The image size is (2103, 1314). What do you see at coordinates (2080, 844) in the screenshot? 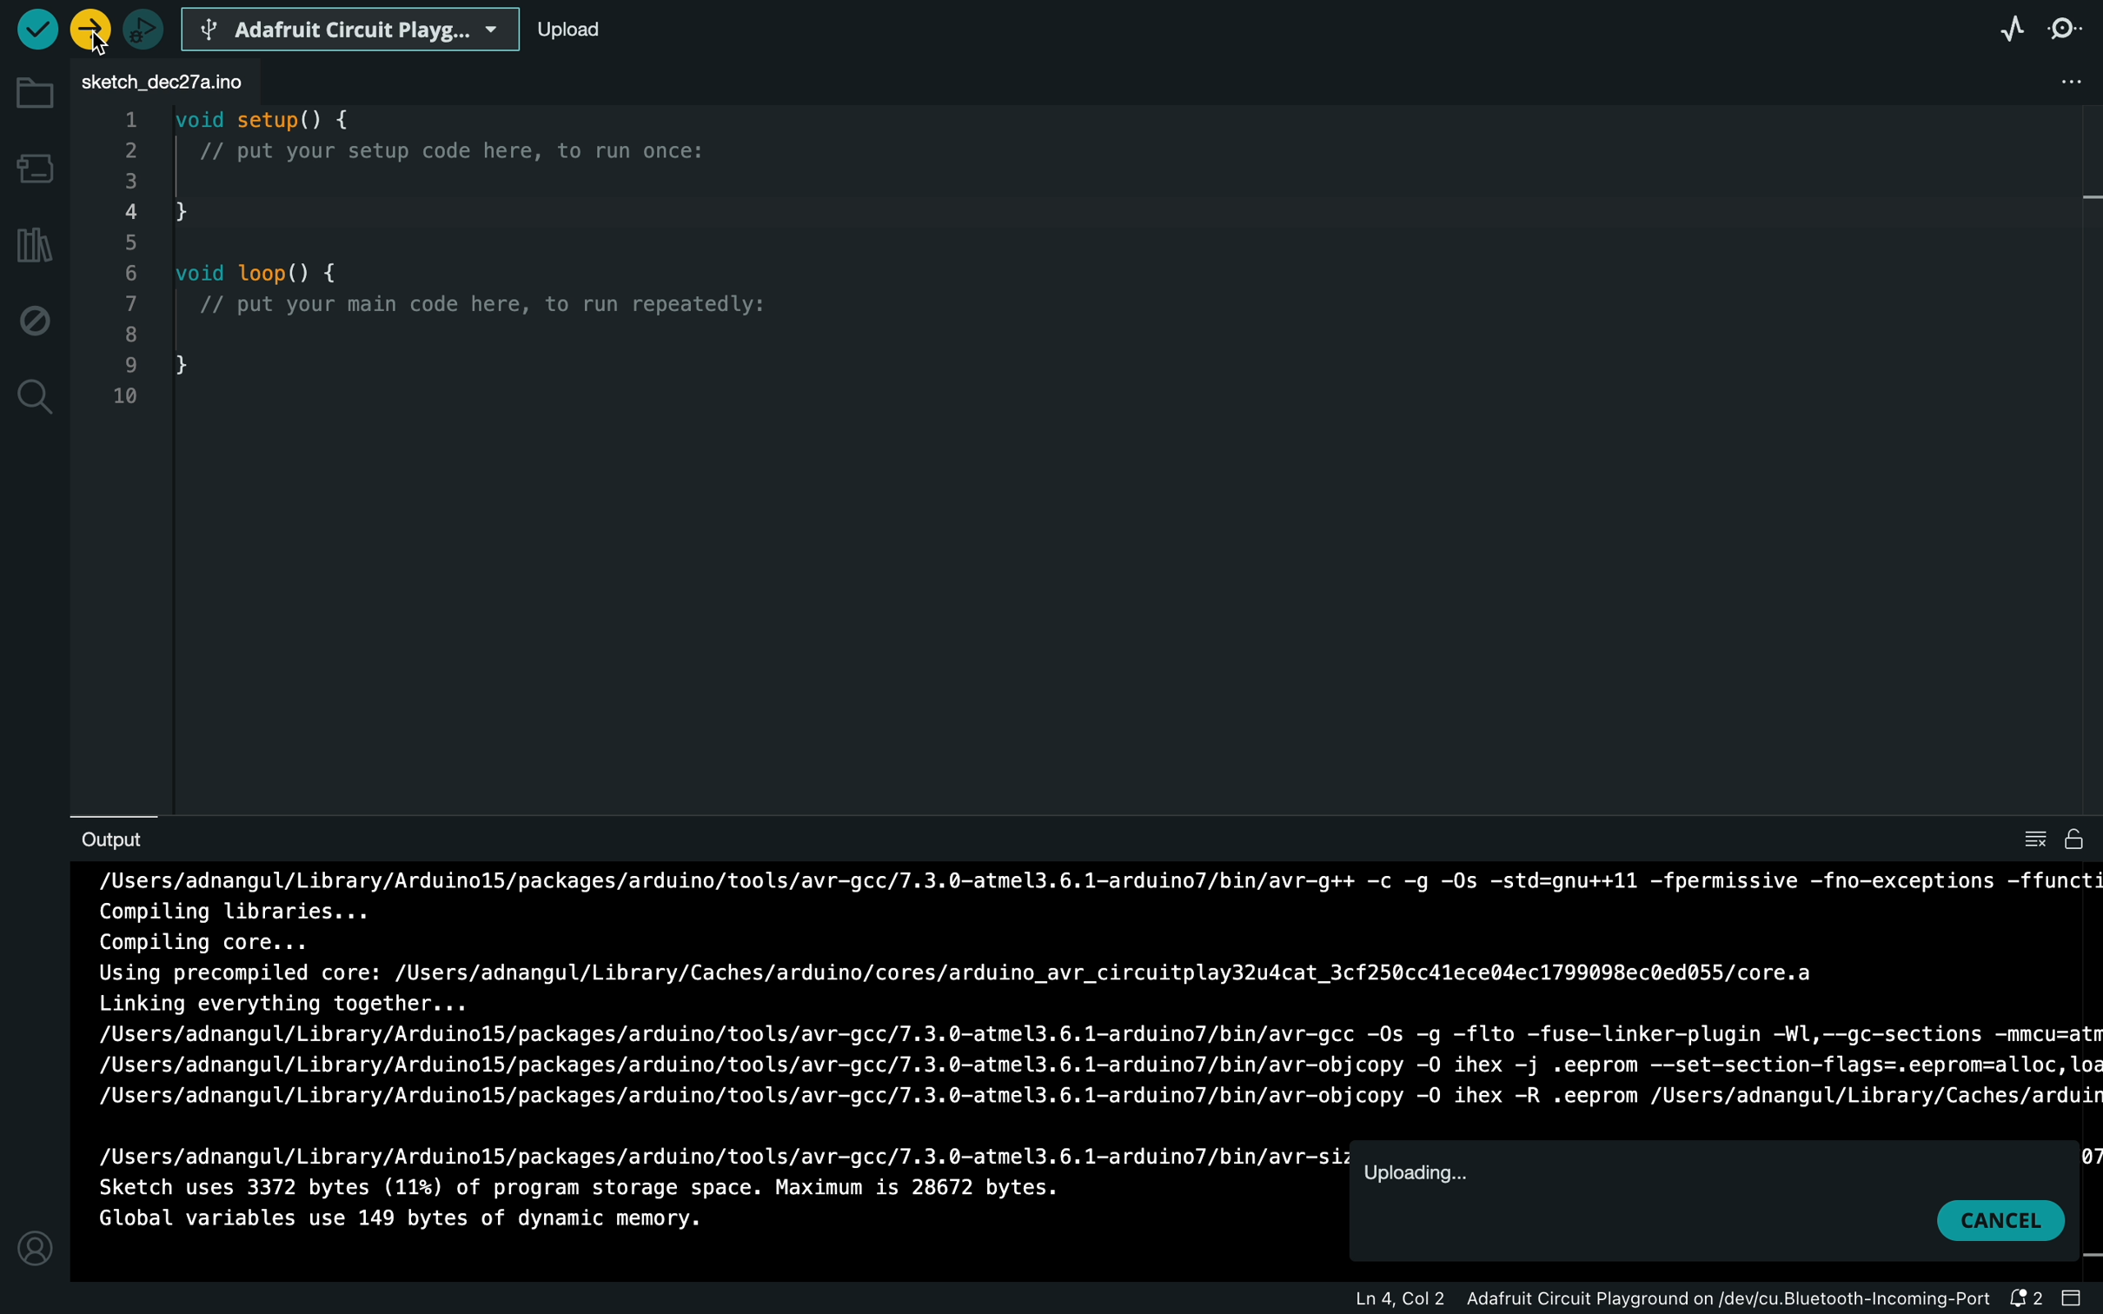
I see `file is writable` at bounding box center [2080, 844].